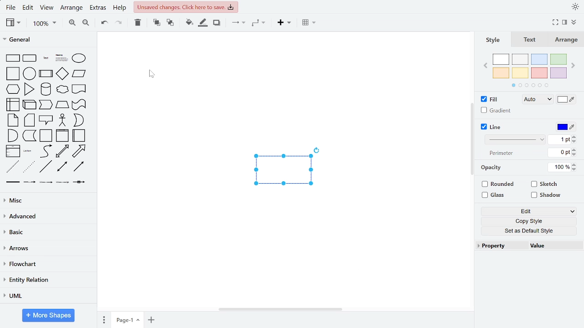 This screenshot has height=328, width=584. I want to click on arrows, so click(47, 250).